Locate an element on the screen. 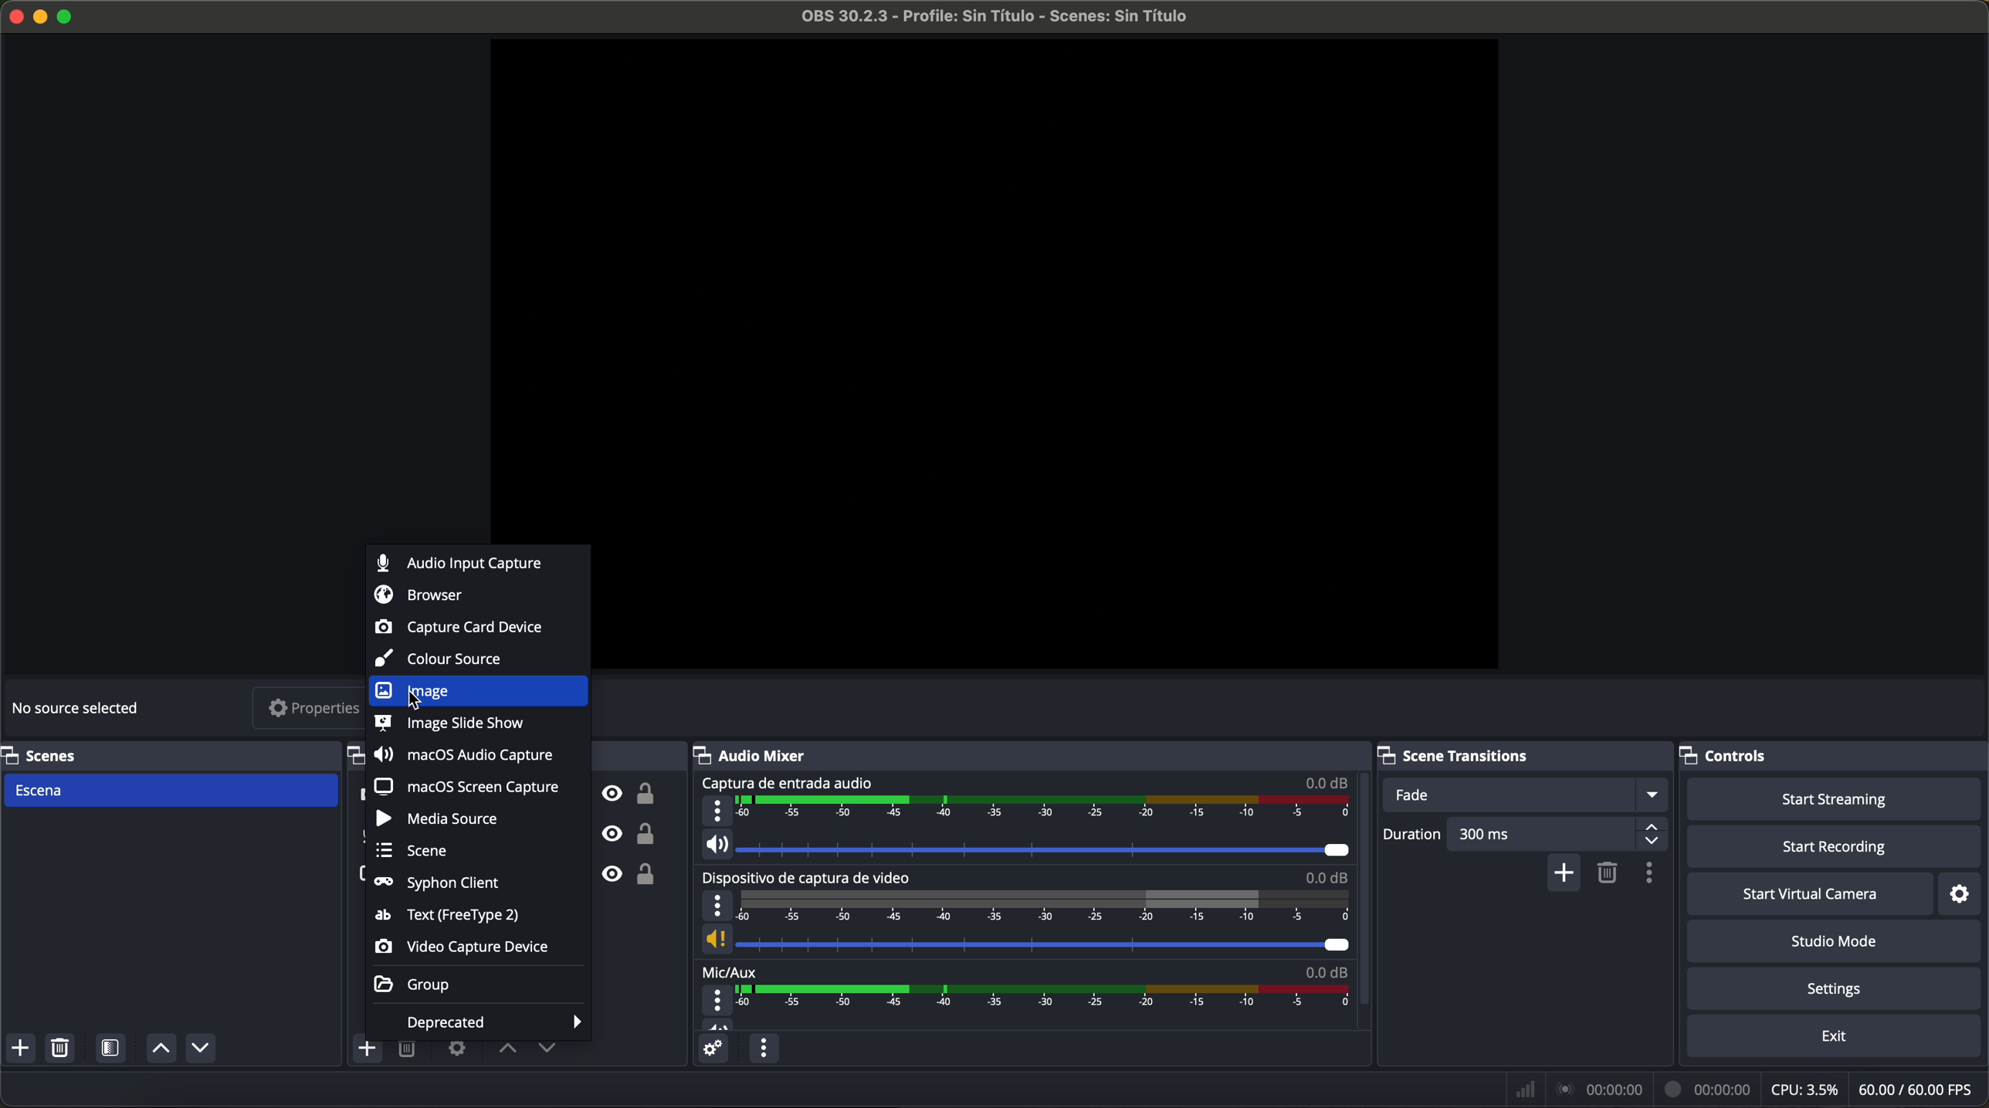  move scene down is located at coordinates (201, 1050).